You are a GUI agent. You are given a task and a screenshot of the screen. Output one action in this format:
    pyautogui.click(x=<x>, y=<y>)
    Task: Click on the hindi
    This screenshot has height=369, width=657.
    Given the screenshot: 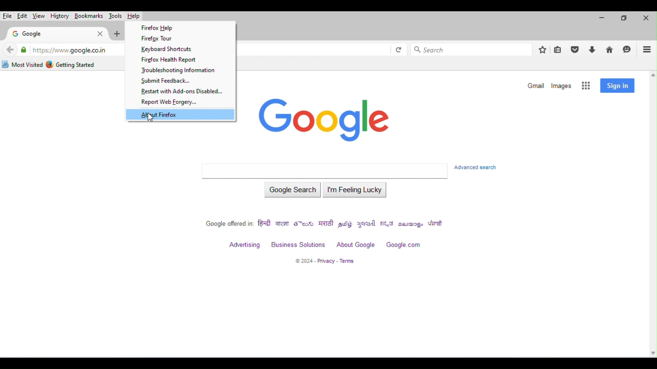 What is the action you would take?
    pyautogui.click(x=265, y=225)
    